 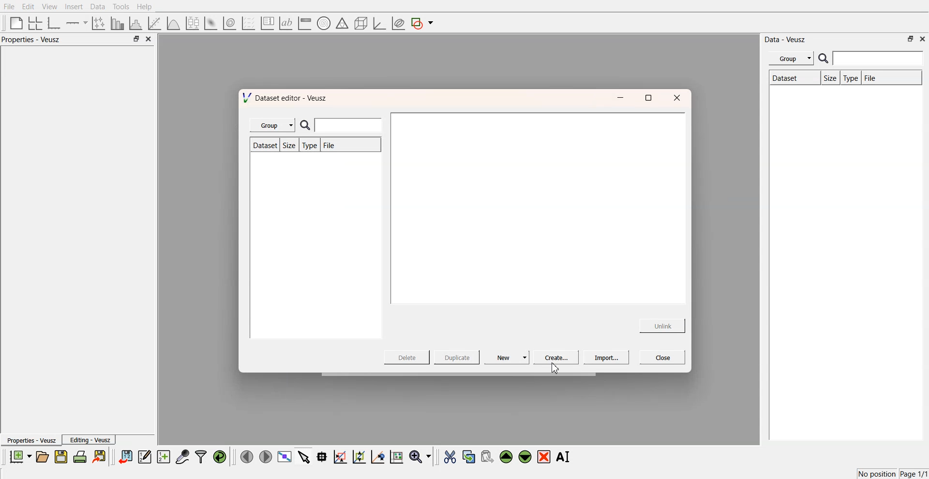 What do you see at coordinates (824, 58) in the screenshot?
I see `search icon` at bounding box center [824, 58].